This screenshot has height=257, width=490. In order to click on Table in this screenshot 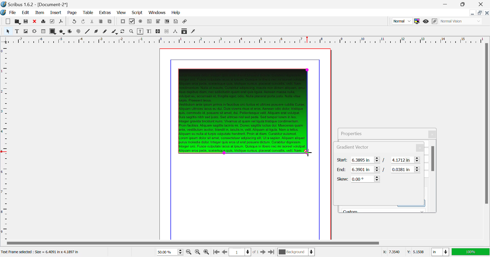, I will do `click(89, 13)`.